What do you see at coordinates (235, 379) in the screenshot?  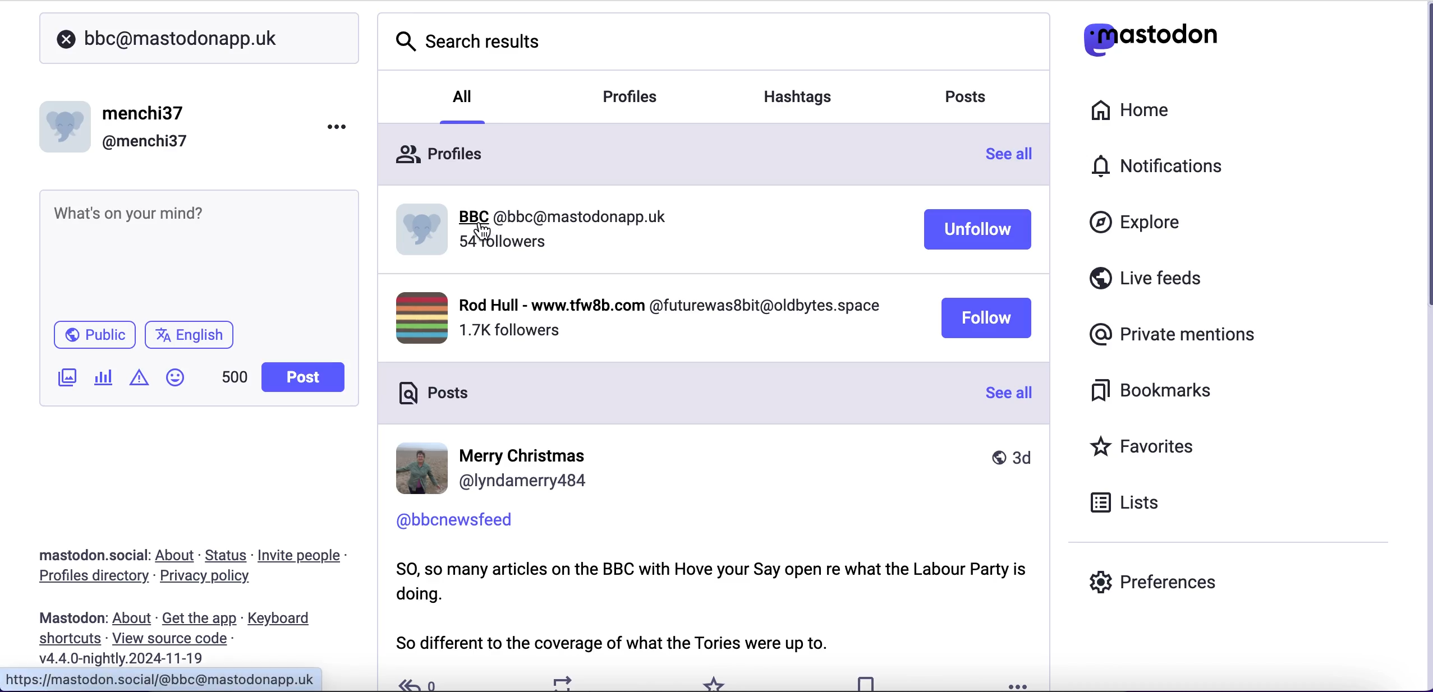 I see `characters` at bounding box center [235, 379].